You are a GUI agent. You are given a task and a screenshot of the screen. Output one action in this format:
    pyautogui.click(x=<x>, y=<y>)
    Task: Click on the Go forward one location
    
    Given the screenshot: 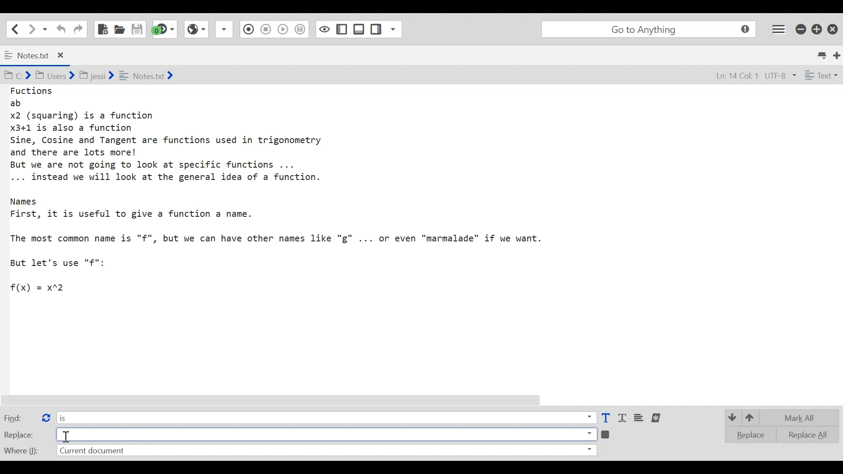 What is the action you would take?
    pyautogui.click(x=32, y=29)
    